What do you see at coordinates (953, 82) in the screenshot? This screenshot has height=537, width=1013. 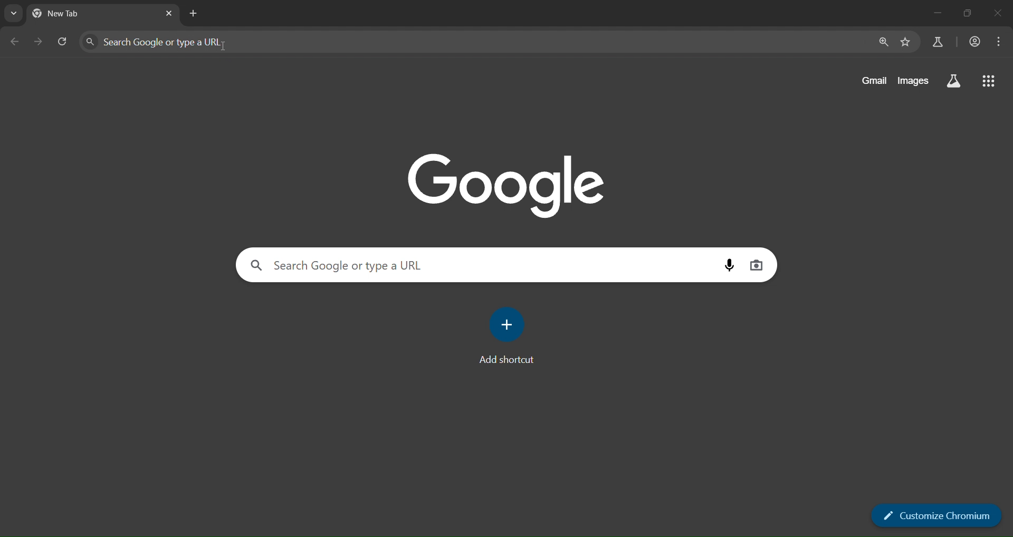 I see `search labs` at bounding box center [953, 82].